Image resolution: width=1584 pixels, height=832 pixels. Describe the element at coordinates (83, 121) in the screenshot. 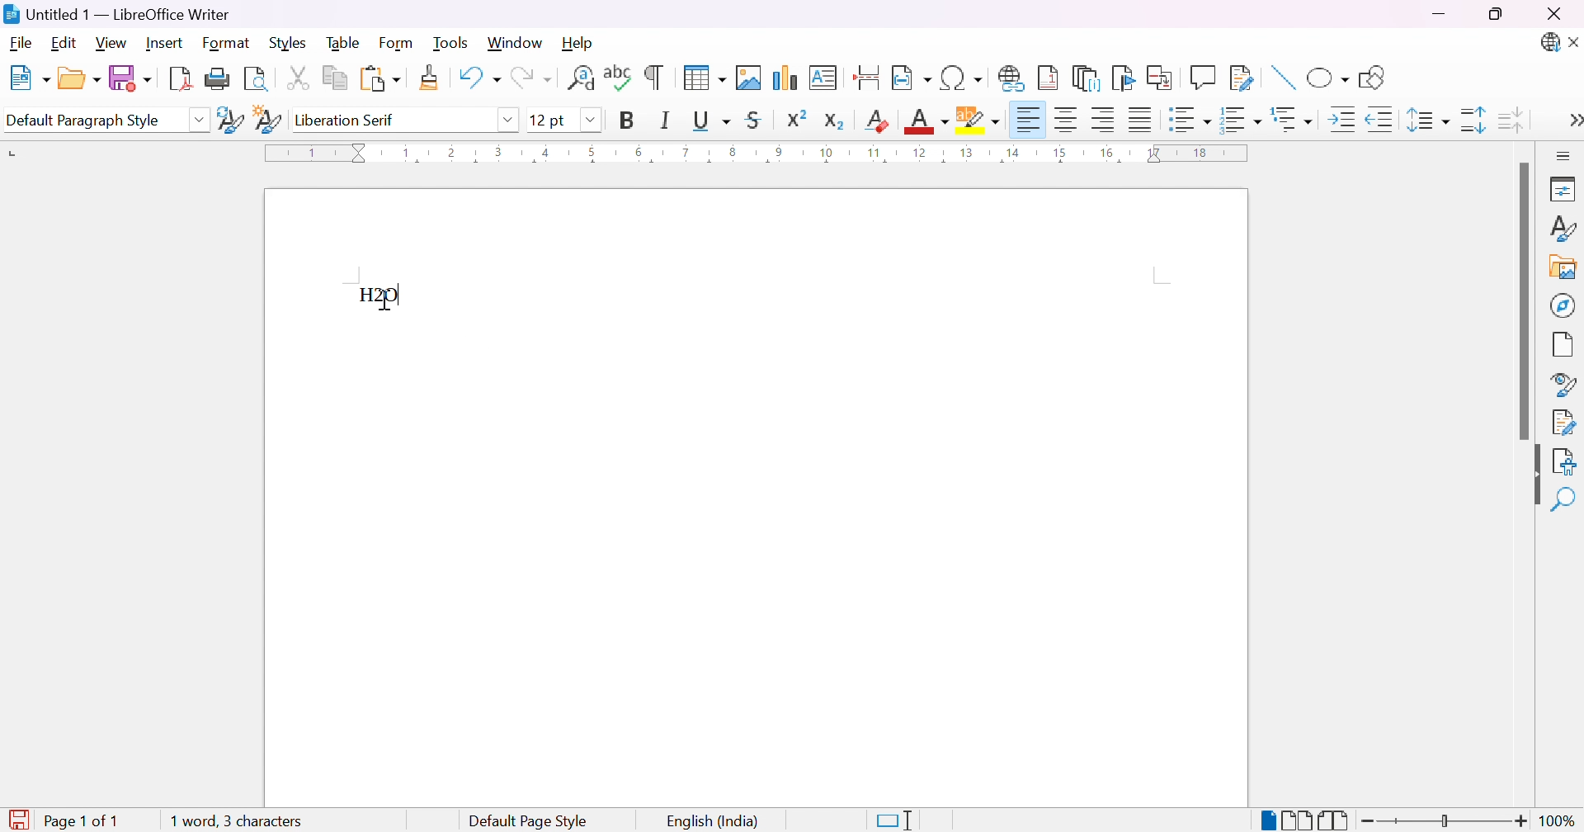

I see `Default paragraph style` at that location.